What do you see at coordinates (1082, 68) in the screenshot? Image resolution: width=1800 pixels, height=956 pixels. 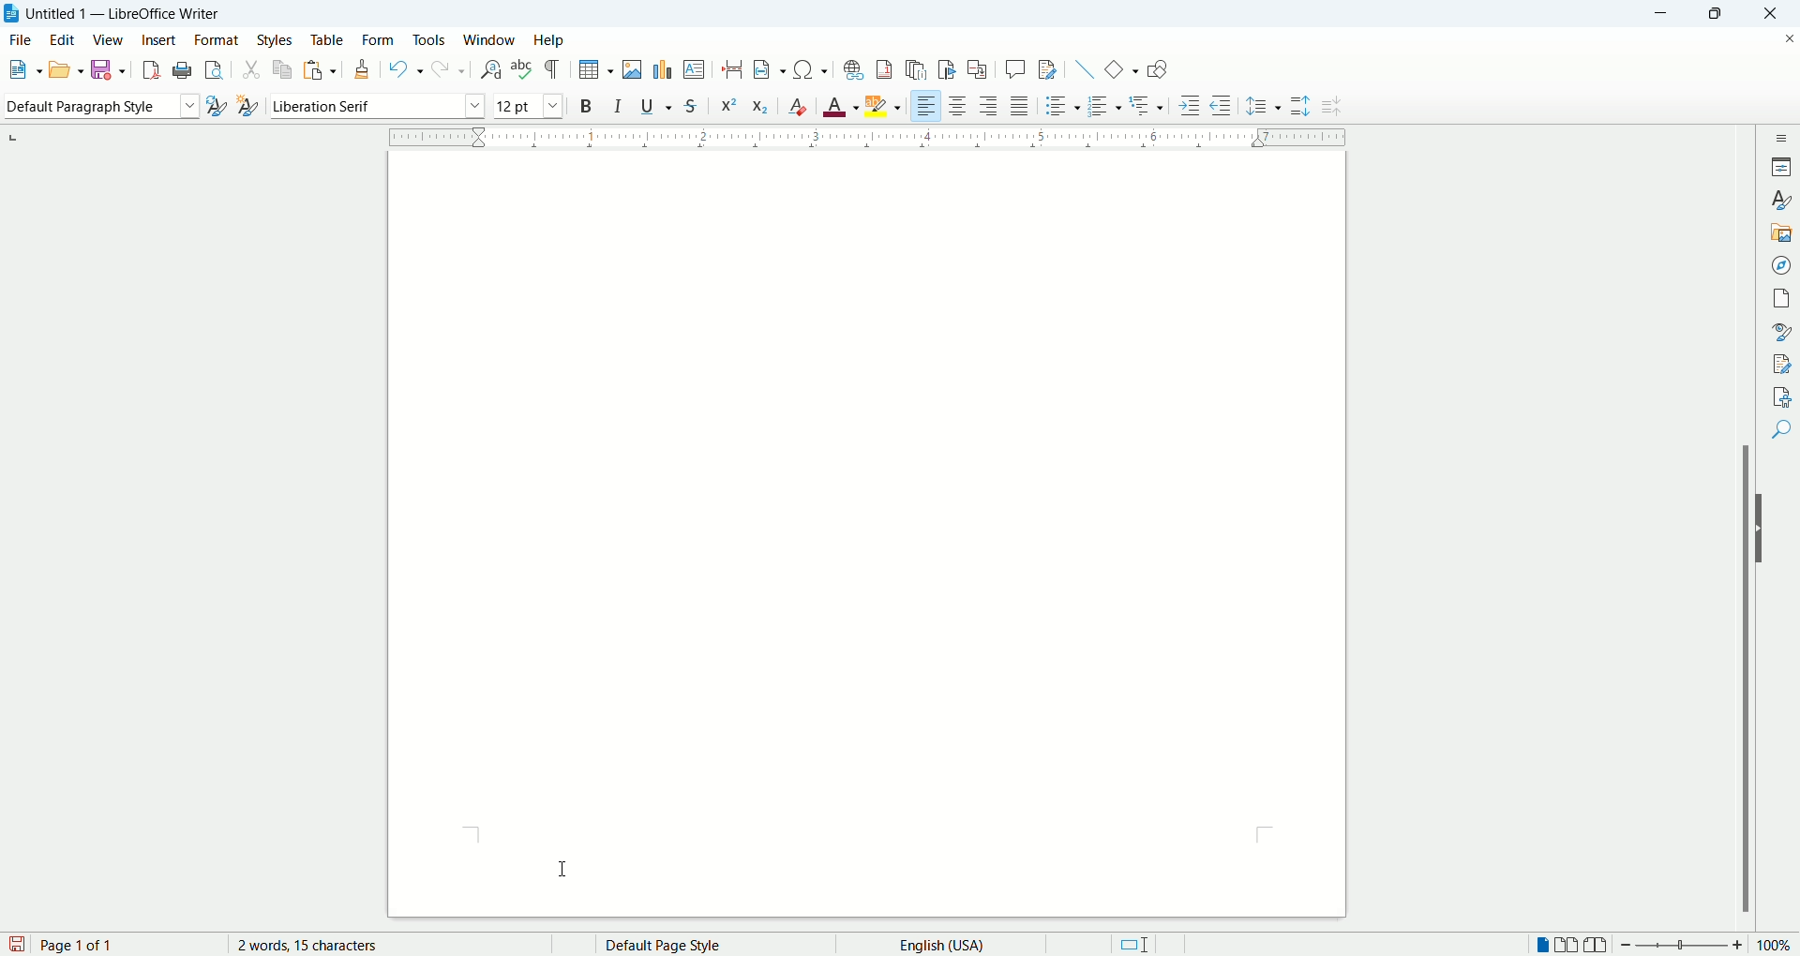 I see `insert line` at bounding box center [1082, 68].